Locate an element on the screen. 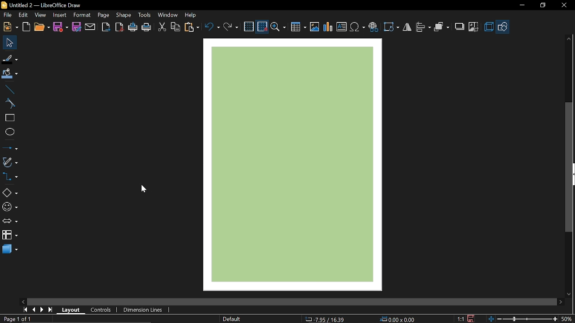 This screenshot has width=575, height=323. Select is located at coordinates (10, 43).